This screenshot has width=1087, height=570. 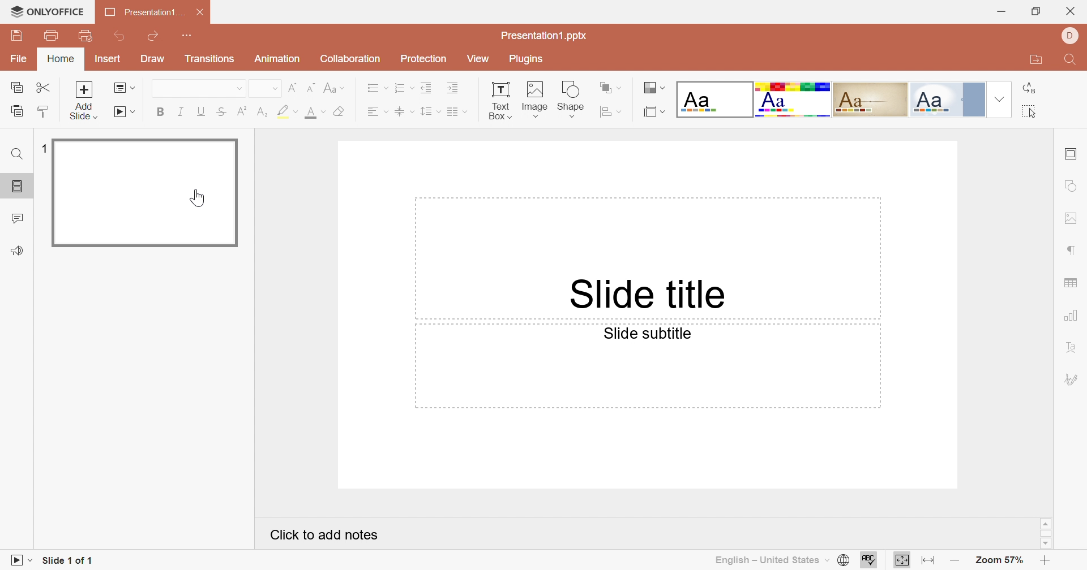 What do you see at coordinates (239, 88) in the screenshot?
I see `Drop Down` at bounding box center [239, 88].